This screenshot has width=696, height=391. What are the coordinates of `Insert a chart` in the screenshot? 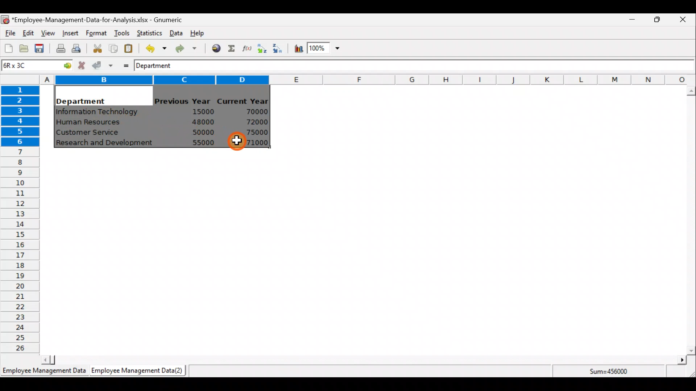 It's located at (297, 49).